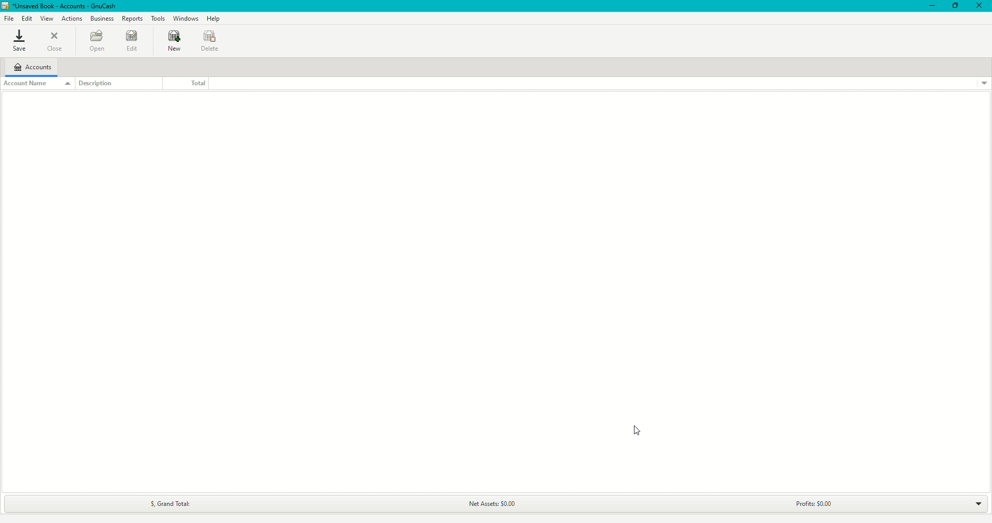  What do you see at coordinates (101, 84) in the screenshot?
I see `Description` at bounding box center [101, 84].